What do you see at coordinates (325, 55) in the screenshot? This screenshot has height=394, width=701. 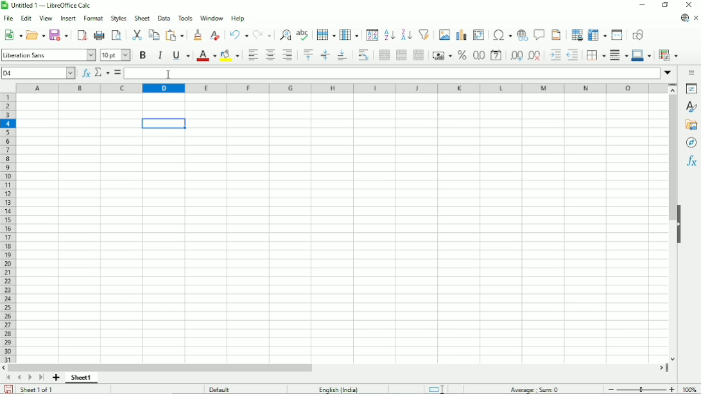 I see `Center vertically` at bounding box center [325, 55].